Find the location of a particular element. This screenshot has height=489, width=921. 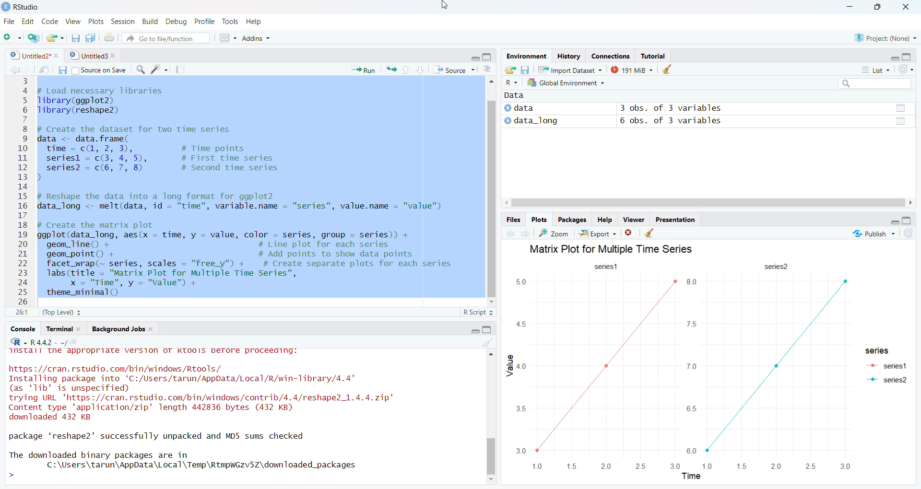

Tools is located at coordinates (230, 21).